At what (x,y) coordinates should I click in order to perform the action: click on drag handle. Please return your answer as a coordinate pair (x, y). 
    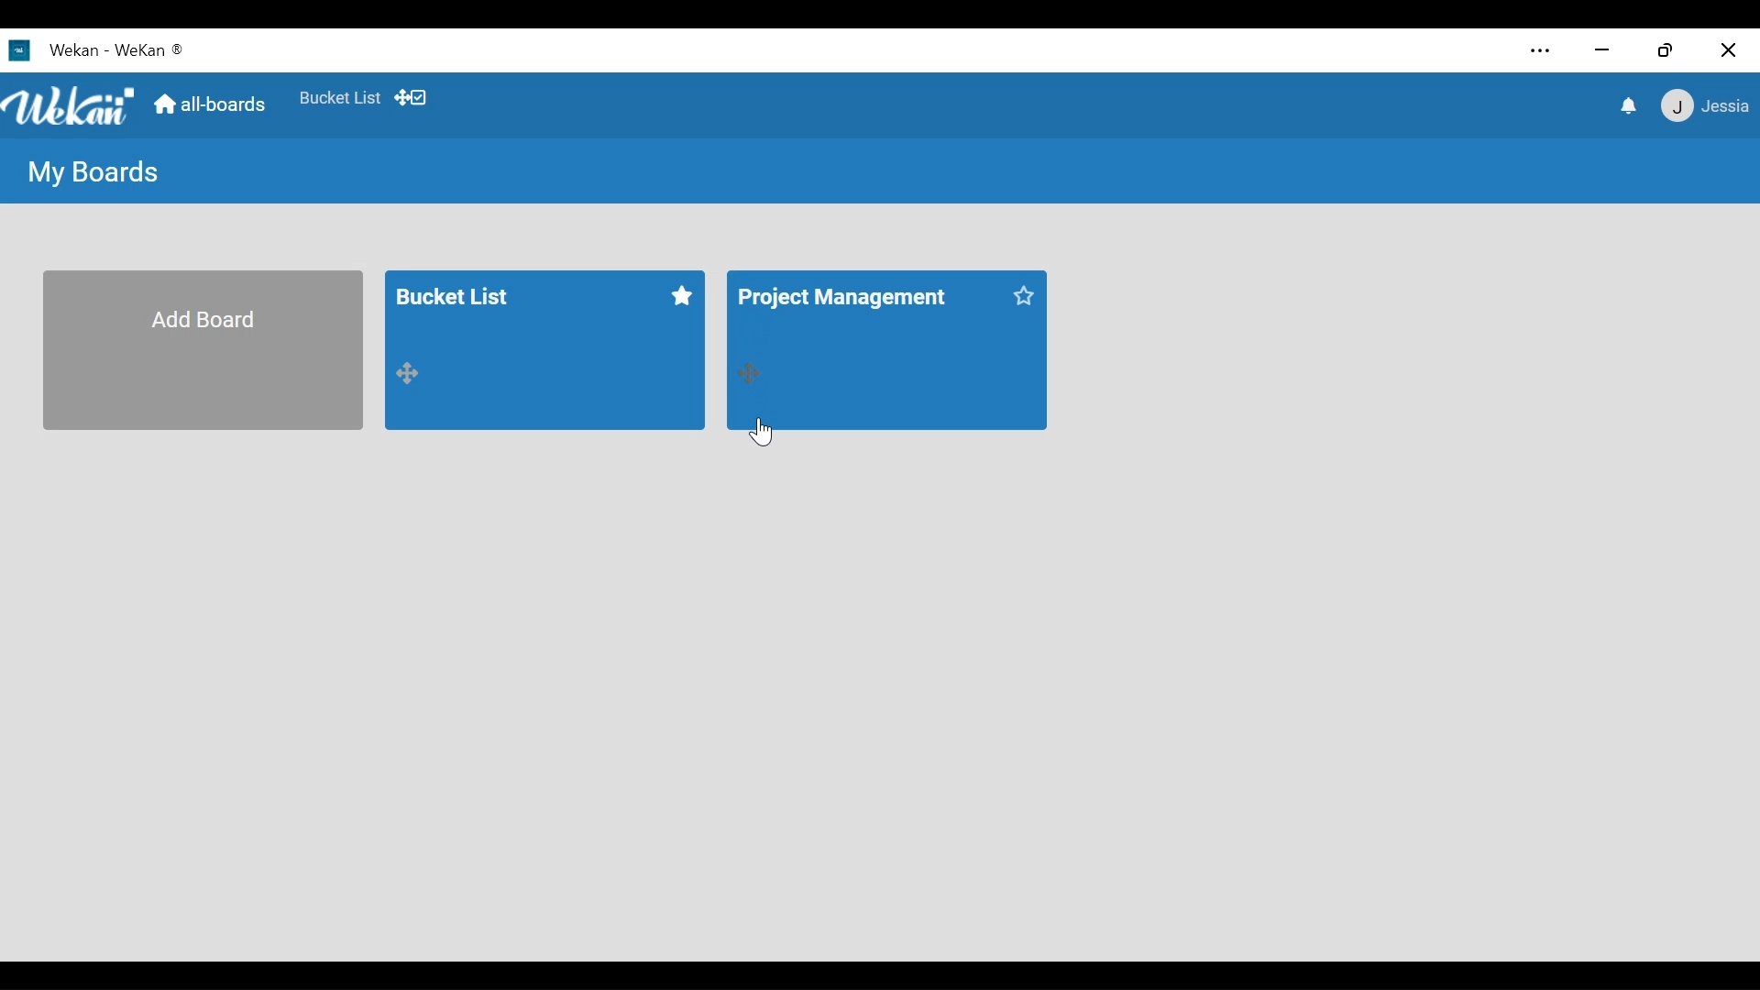
    Looking at the image, I should click on (407, 376).